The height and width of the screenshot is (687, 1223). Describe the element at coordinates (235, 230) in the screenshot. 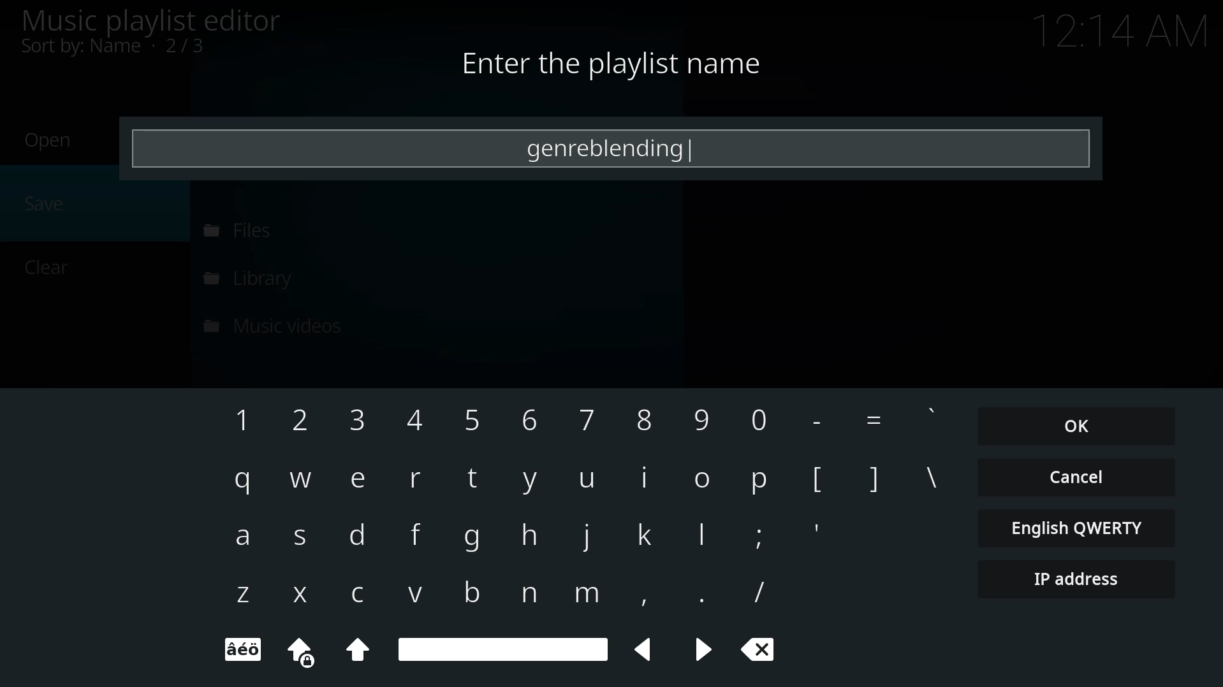

I see `files` at that location.